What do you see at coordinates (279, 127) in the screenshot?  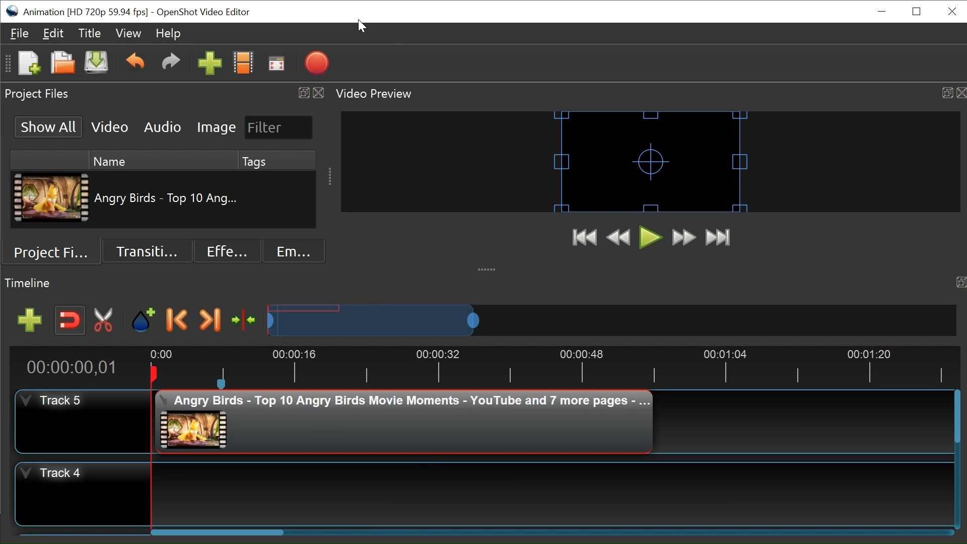 I see `Filter` at bounding box center [279, 127].